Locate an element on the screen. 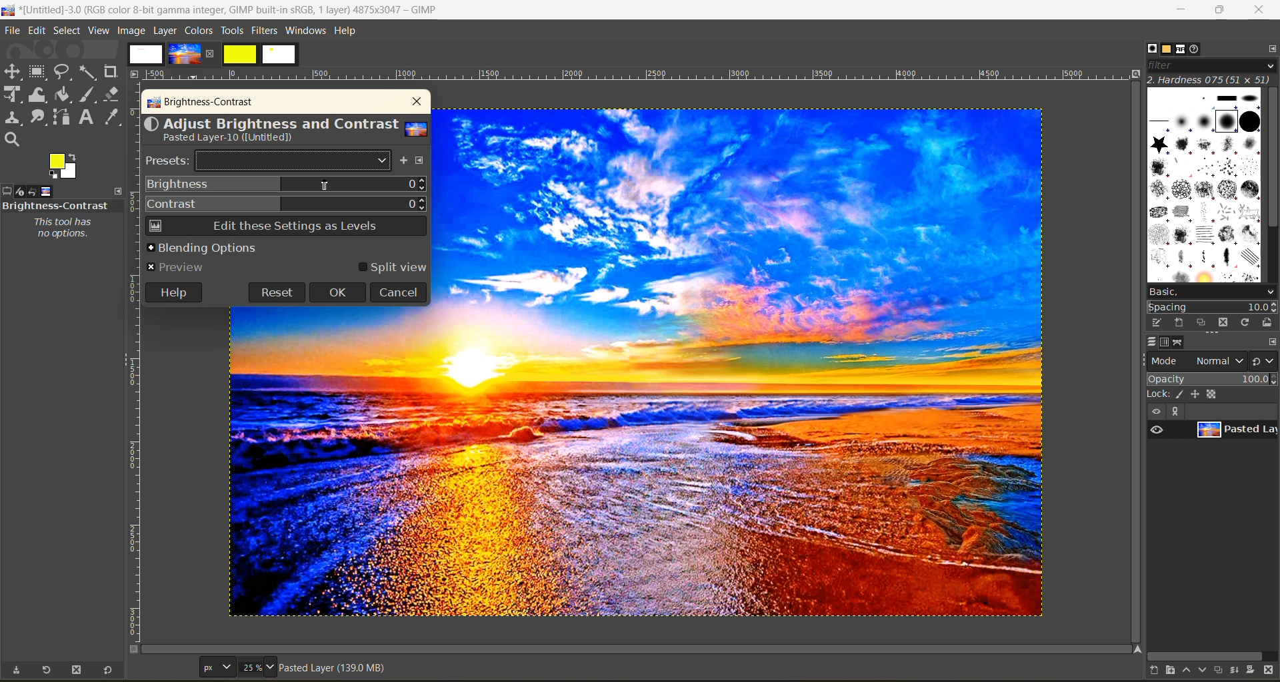  duplicate brush is located at coordinates (1203, 323).